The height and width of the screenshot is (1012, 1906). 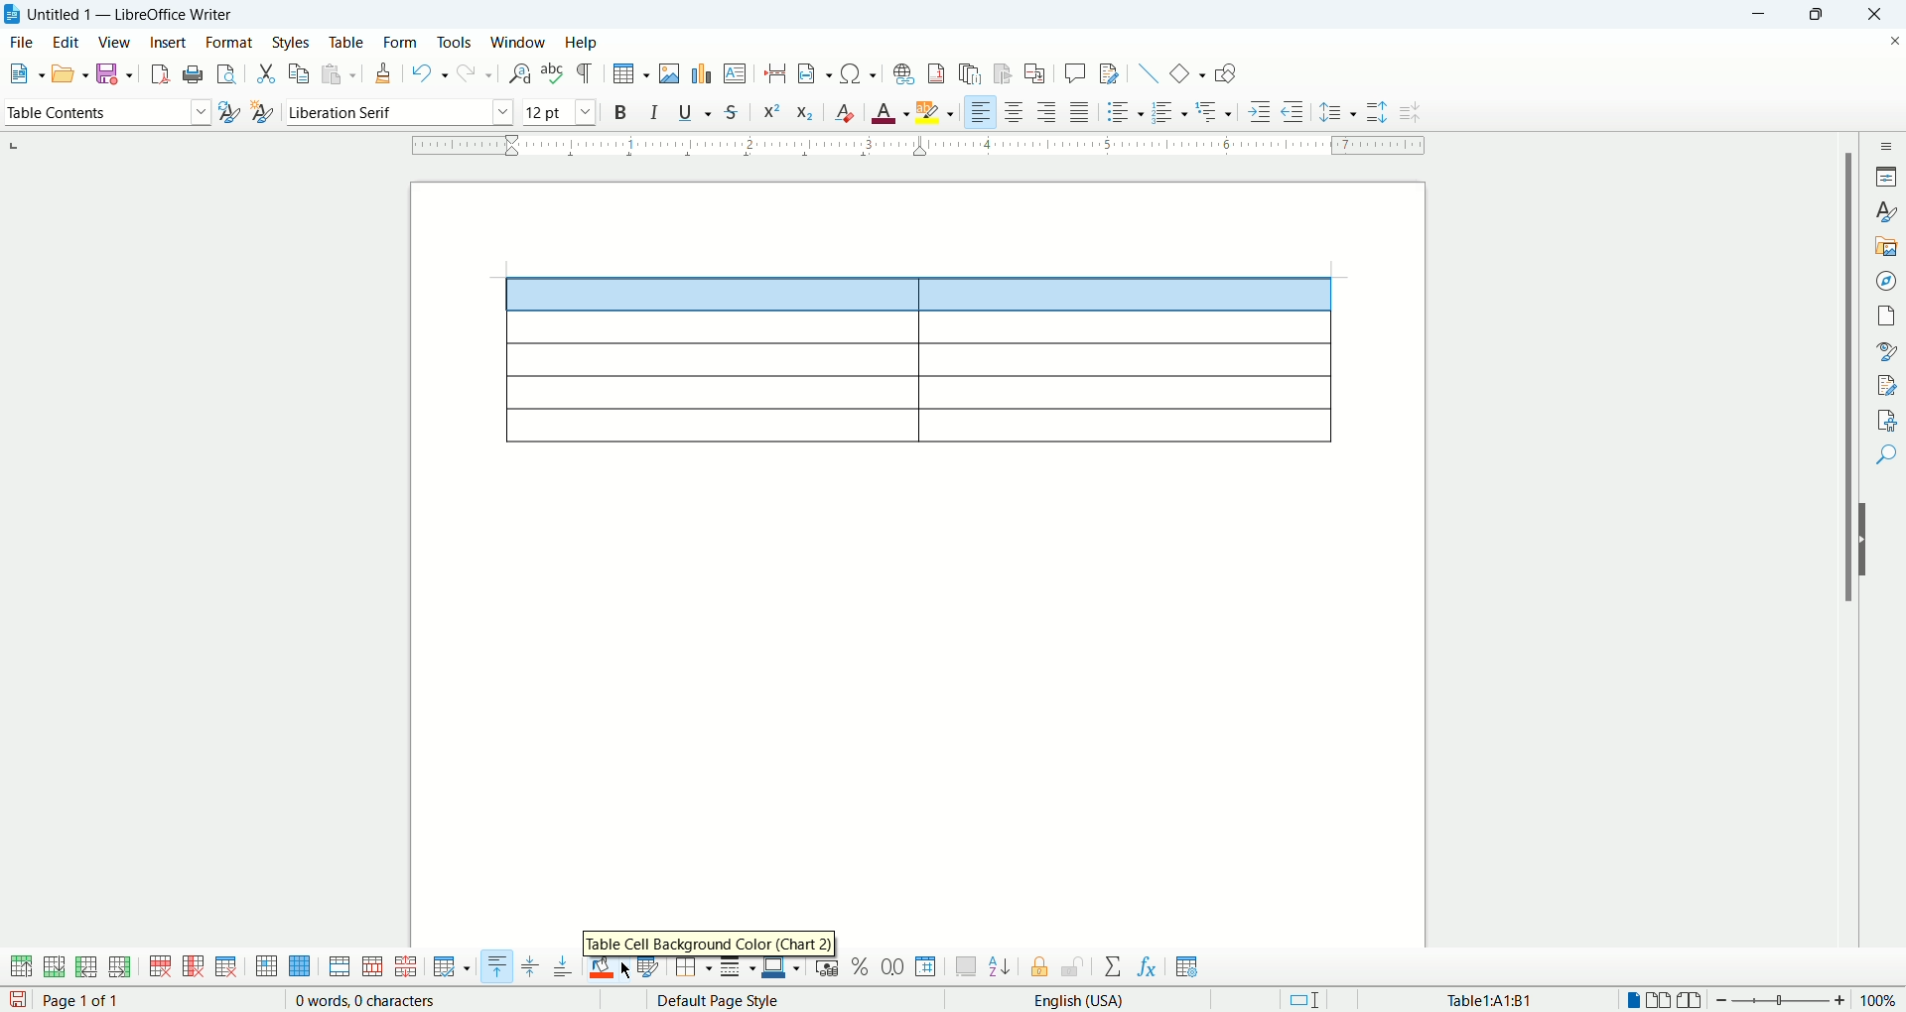 I want to click on number format, so click(x=927, y=965).